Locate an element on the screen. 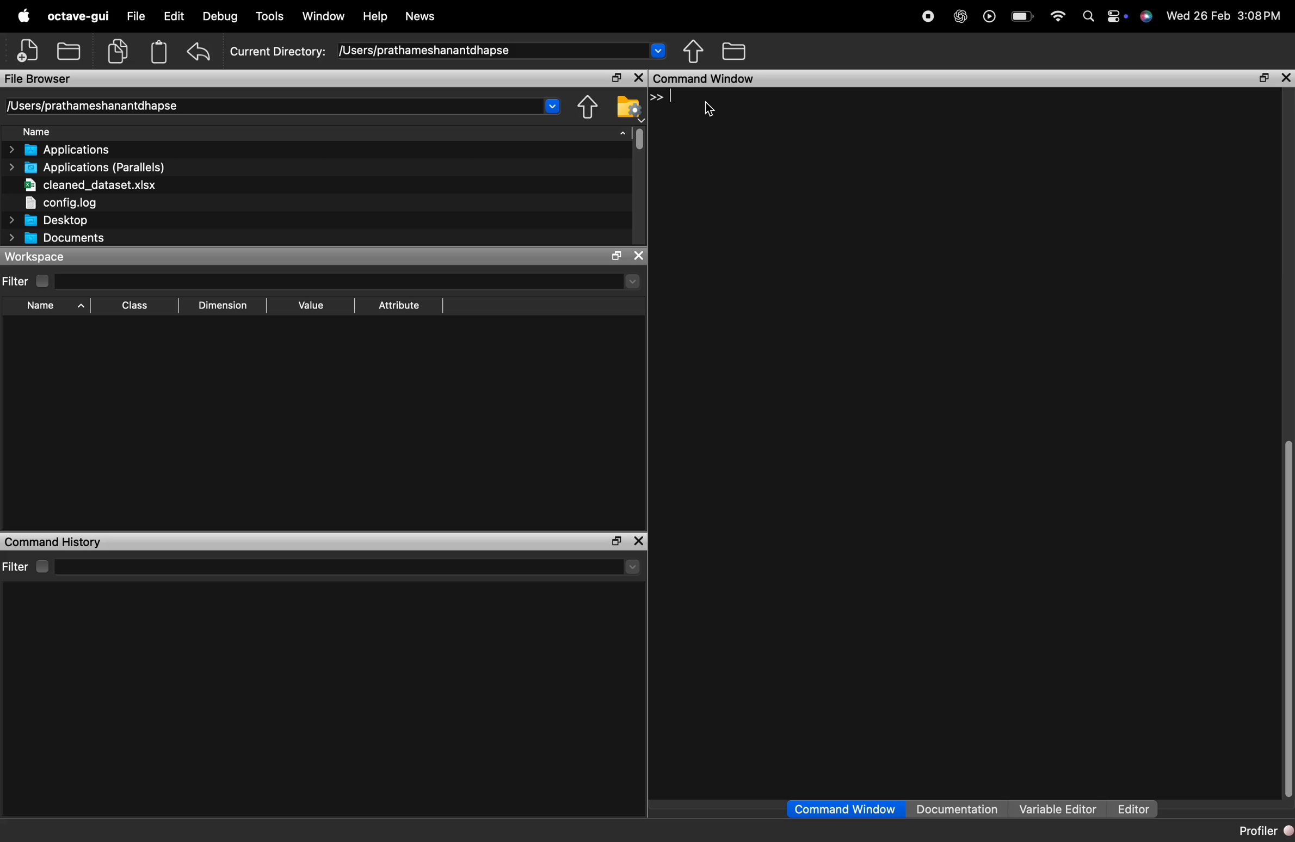  Variable Editor is located at coordinates (1056, 810).